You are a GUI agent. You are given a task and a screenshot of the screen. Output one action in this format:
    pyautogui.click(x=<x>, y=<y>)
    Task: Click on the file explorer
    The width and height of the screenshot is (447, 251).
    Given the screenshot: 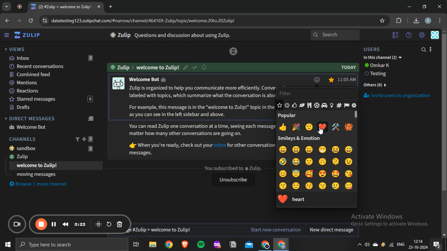 What is the action you would take?
    pyautogui.click(x=153, y=245)
    